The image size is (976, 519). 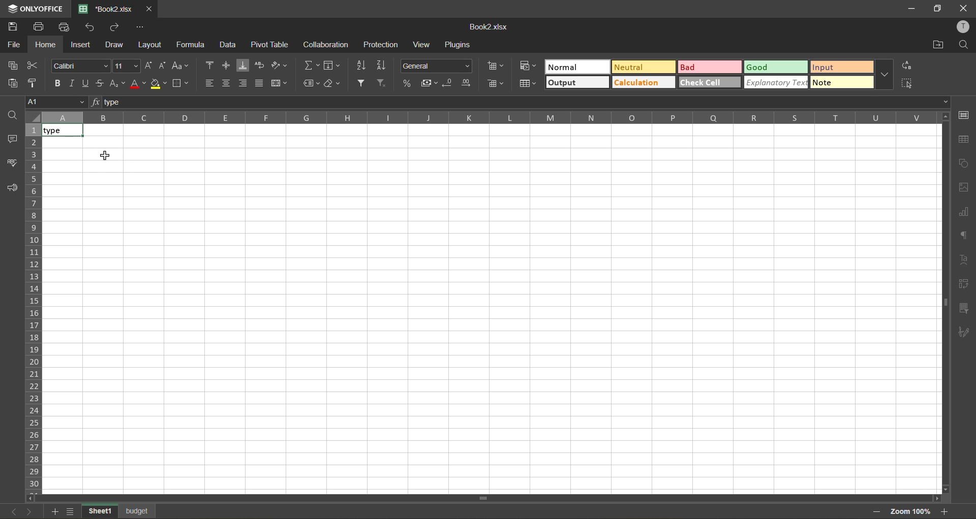 What do you see at coordinates (437, 66) in the screenshot?
I see `number format` at bounding box center [437, 66].